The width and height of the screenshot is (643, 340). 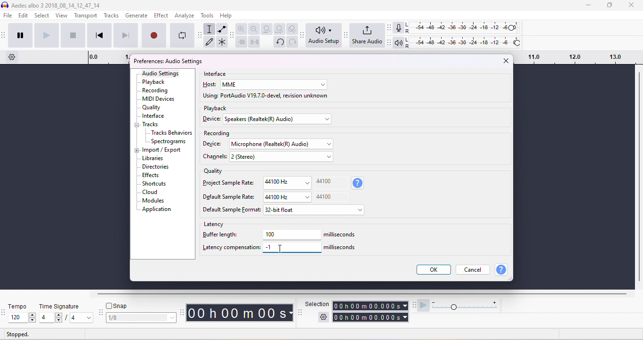 What do you see at coordinates (358, 183) in the screenshot?
I see `sample rate information` at bounding box center [358, 183].